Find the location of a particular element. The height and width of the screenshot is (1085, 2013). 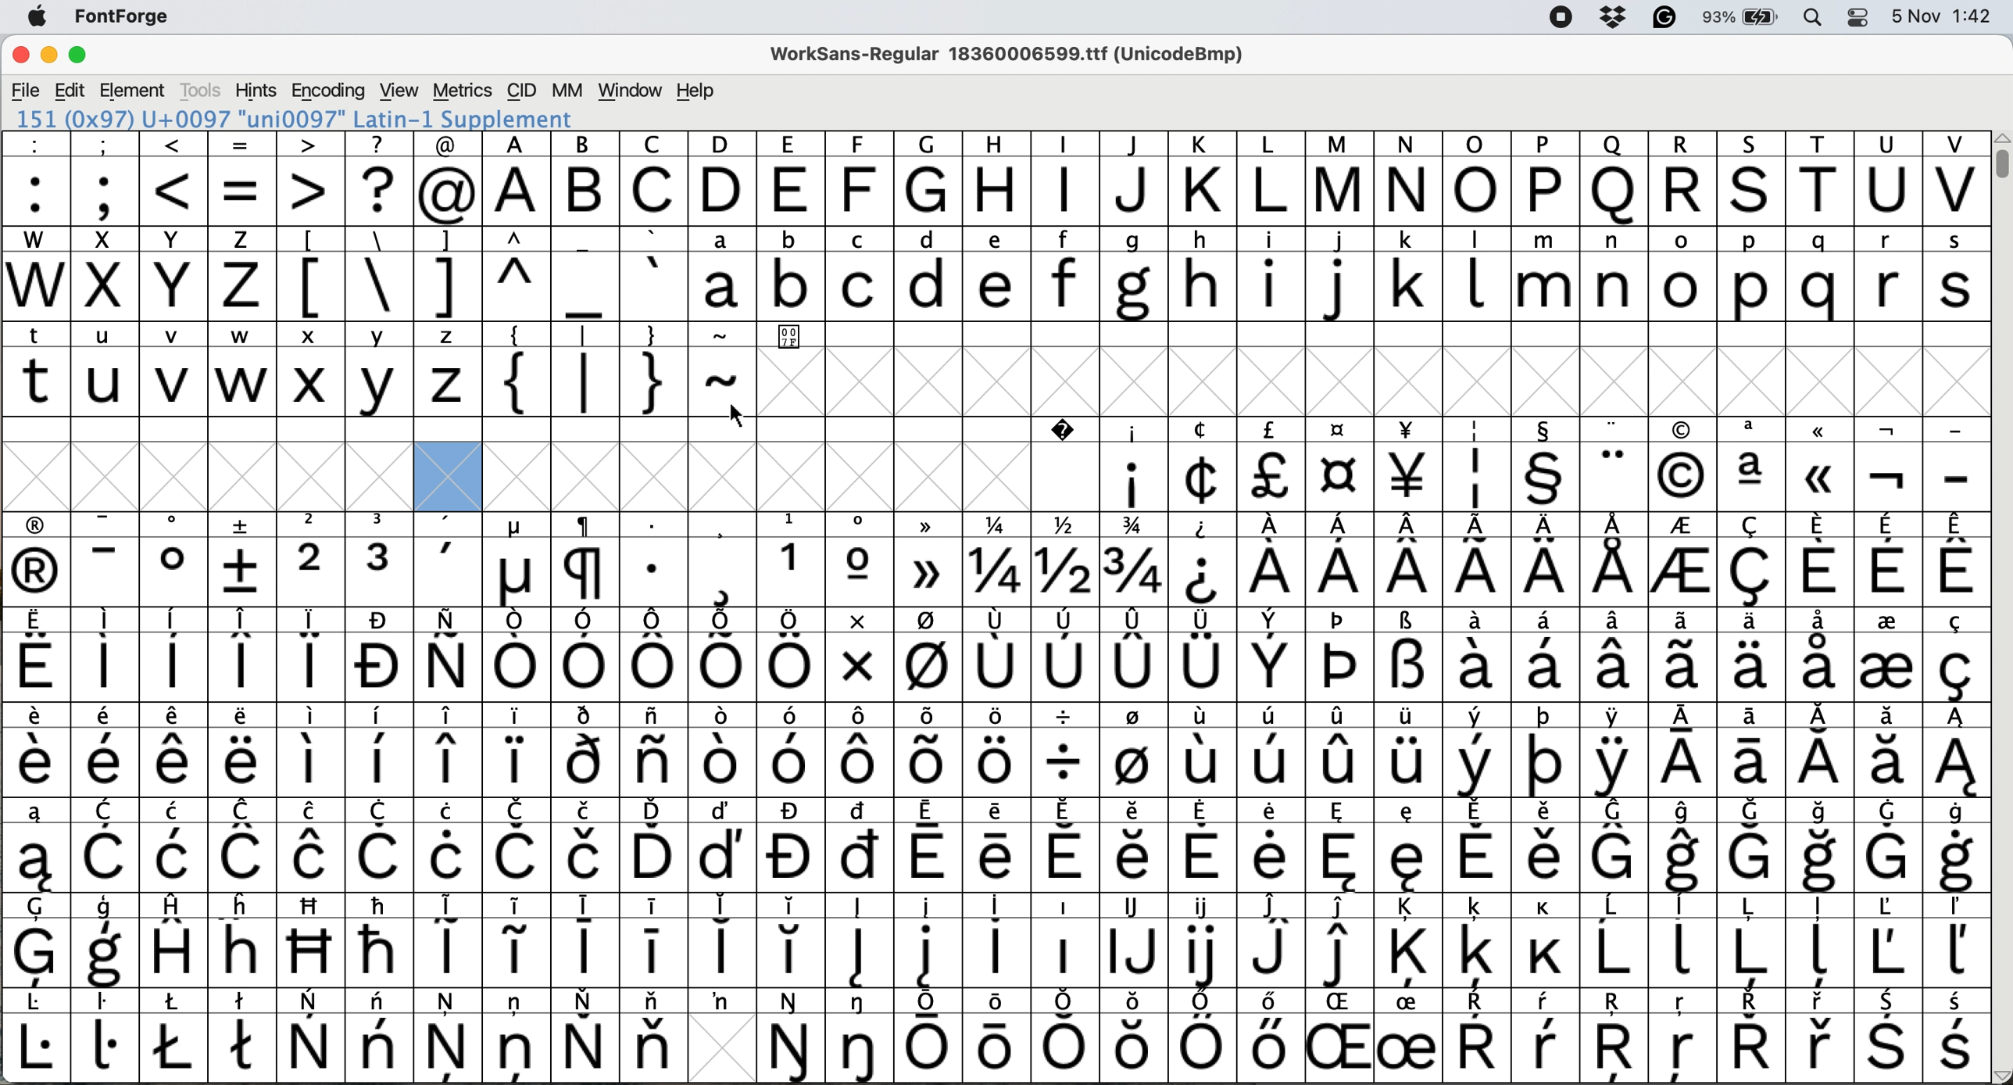

symbol is located at coordinates (999, 752).